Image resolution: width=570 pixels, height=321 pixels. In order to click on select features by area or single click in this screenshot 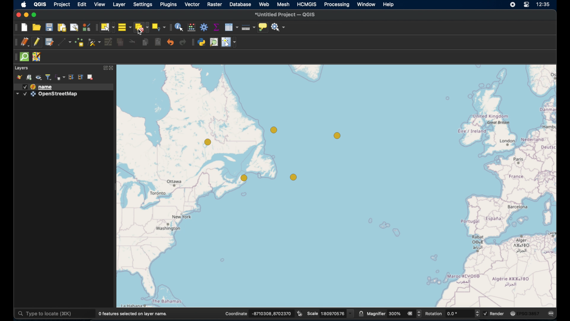, I will do `click(107, 27)`.